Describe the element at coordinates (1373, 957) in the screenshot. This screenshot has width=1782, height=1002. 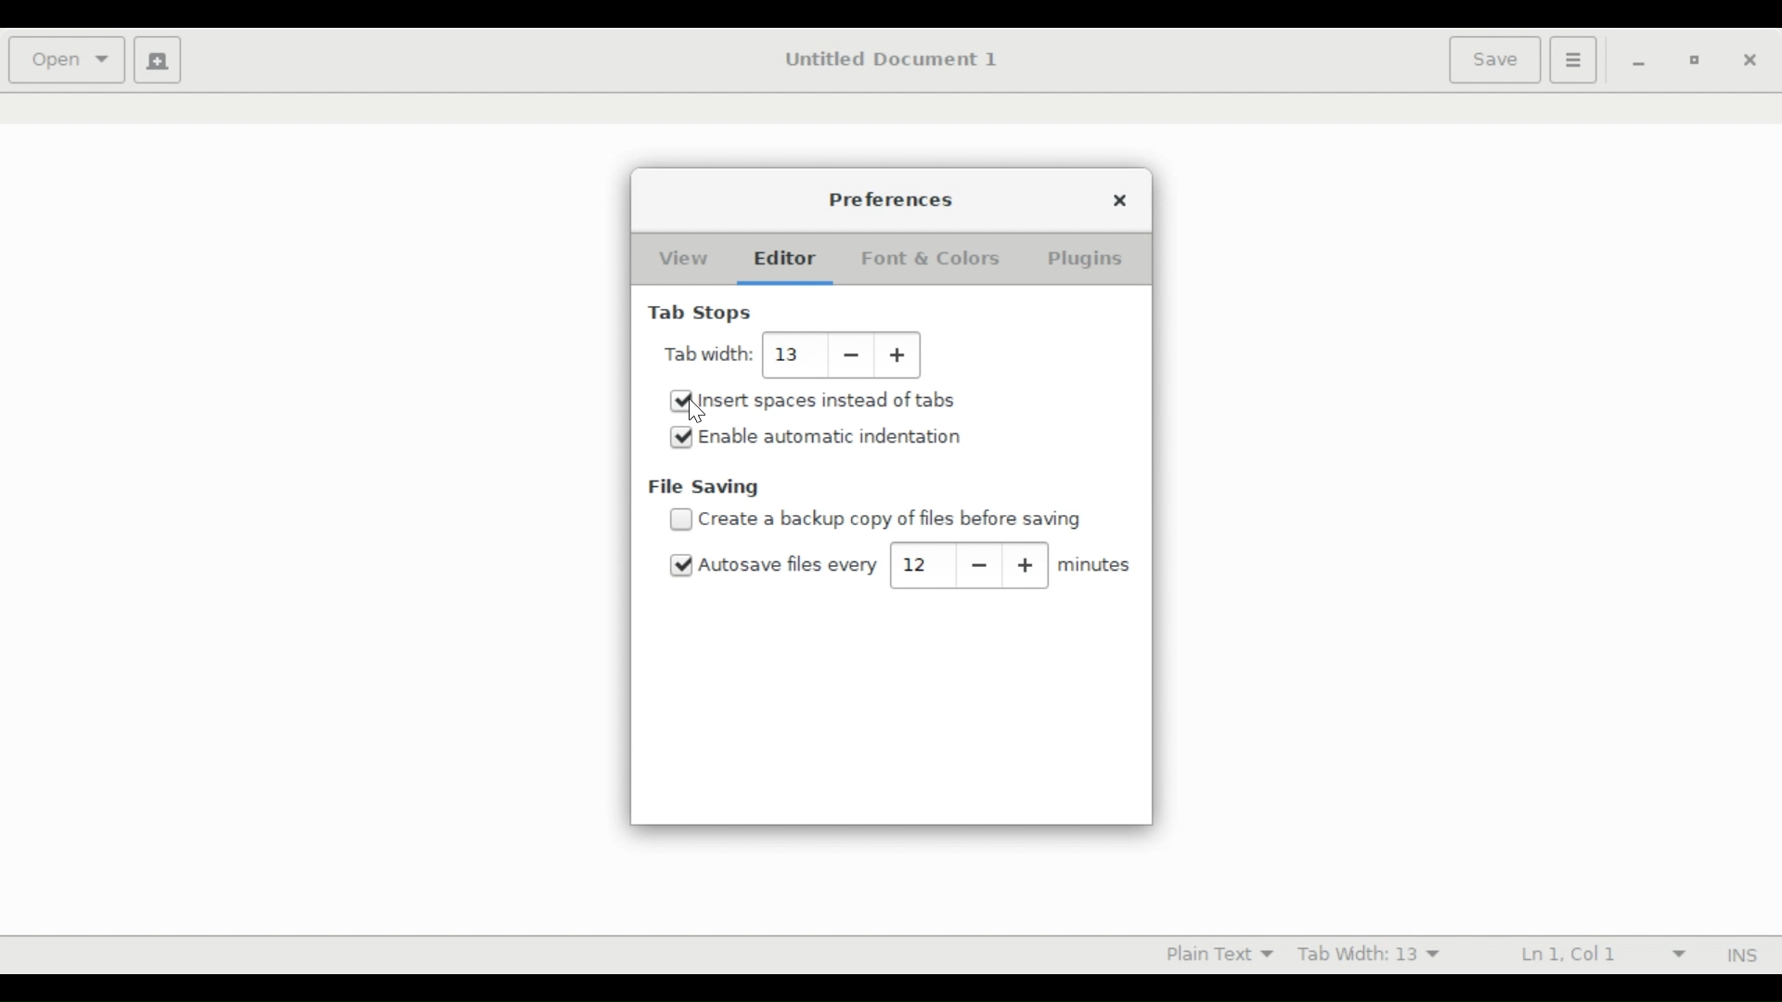
I see `Tab Width 13` at that location.